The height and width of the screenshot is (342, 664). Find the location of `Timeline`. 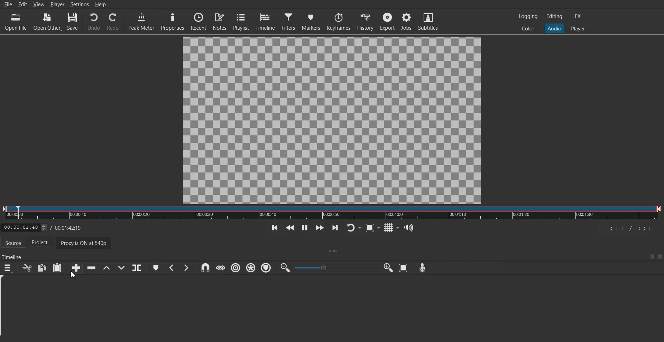

Timeline is located at coordinates (13, 255).